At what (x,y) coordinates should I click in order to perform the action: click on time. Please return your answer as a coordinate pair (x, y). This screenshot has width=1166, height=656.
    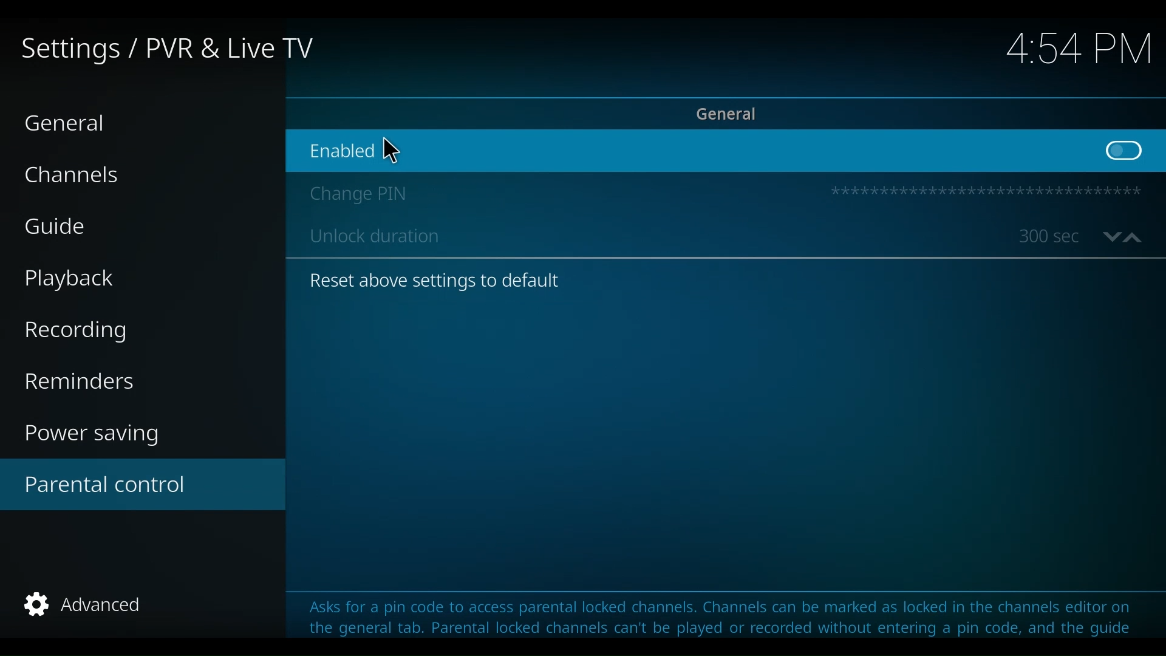
    Looking at the image, I should click on (1073, 50).